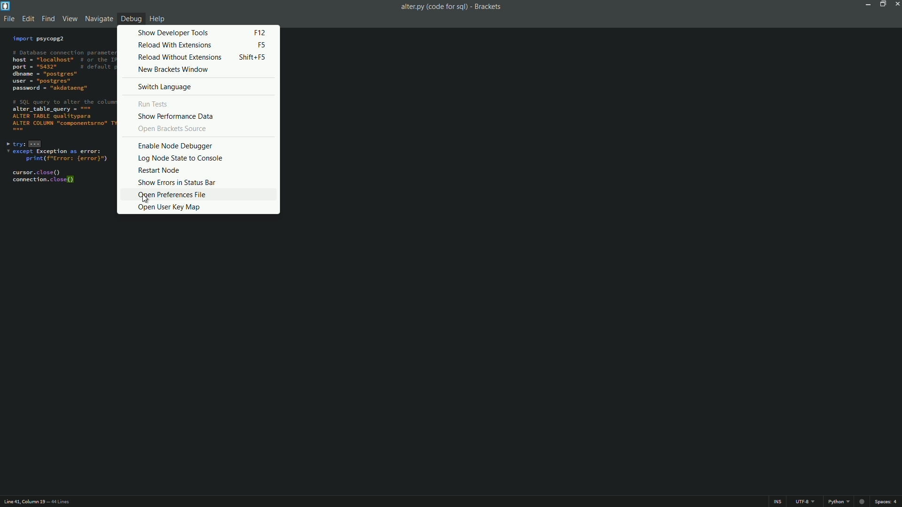 This screenshot has height=507, width=902. I want to click on App icon, so click(7, 6).